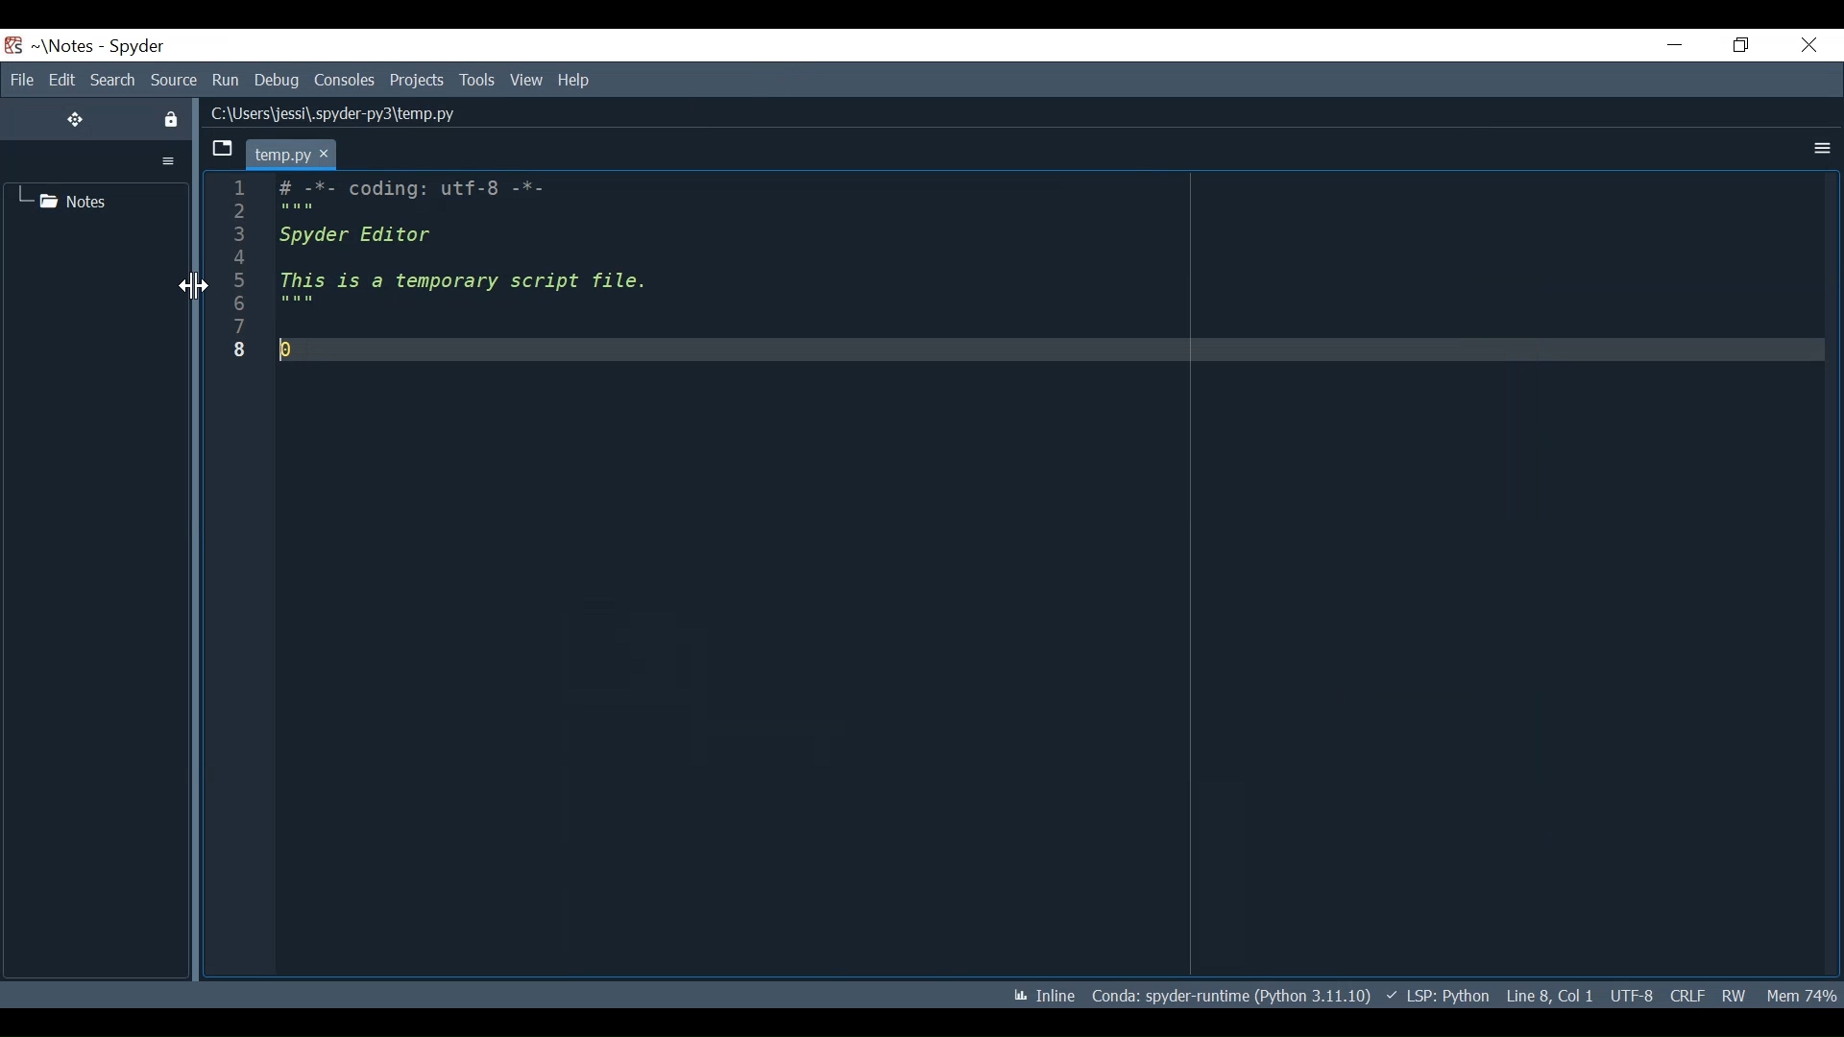  Describe the element at coordinates (1547, 995) in the screenshot. I see `Line 8, Col 1` at that location.